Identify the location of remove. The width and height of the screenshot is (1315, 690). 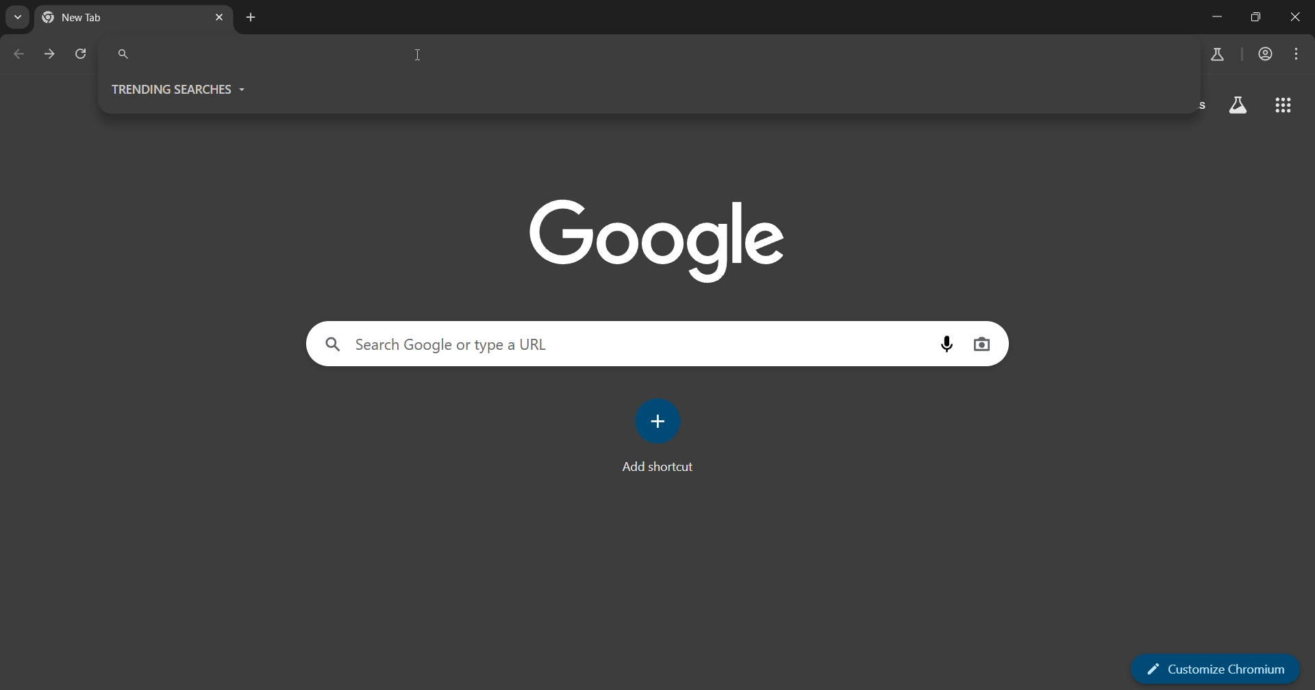
(1297, 18).